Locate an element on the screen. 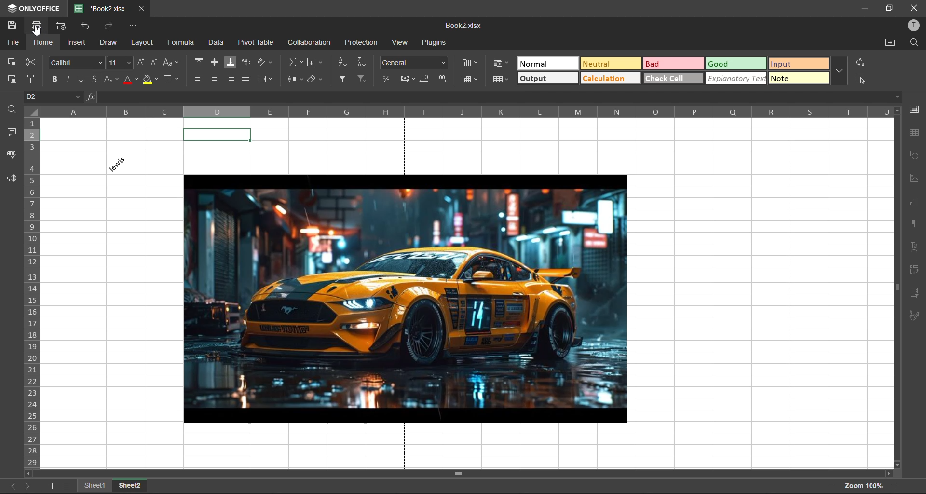 Image resolution: width=926 pixels, height=494 pixels. number format is located at coordinates (414, 63).